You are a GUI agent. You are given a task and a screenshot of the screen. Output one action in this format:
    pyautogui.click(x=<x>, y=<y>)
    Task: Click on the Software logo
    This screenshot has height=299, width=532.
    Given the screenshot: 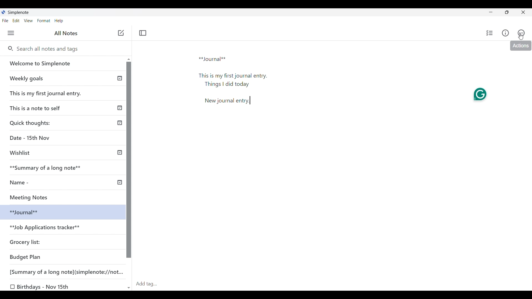 What is the action you would take?
    pyautogui.click(x=3, y=12)
    